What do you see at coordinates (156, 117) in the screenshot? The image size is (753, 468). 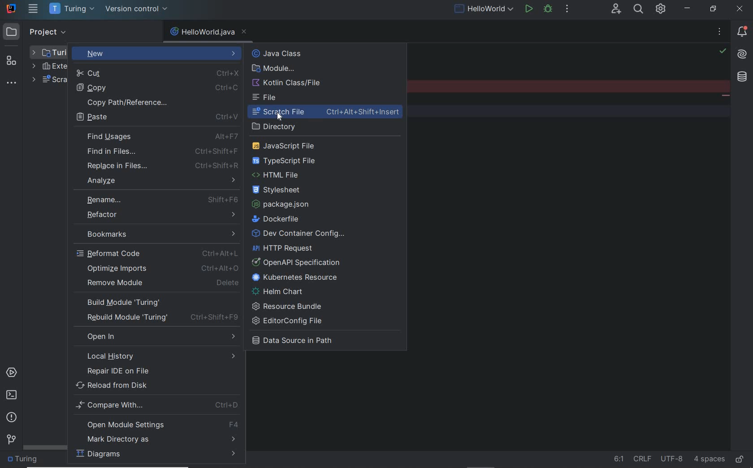 I see `paste` at bounding box center [156, 117].